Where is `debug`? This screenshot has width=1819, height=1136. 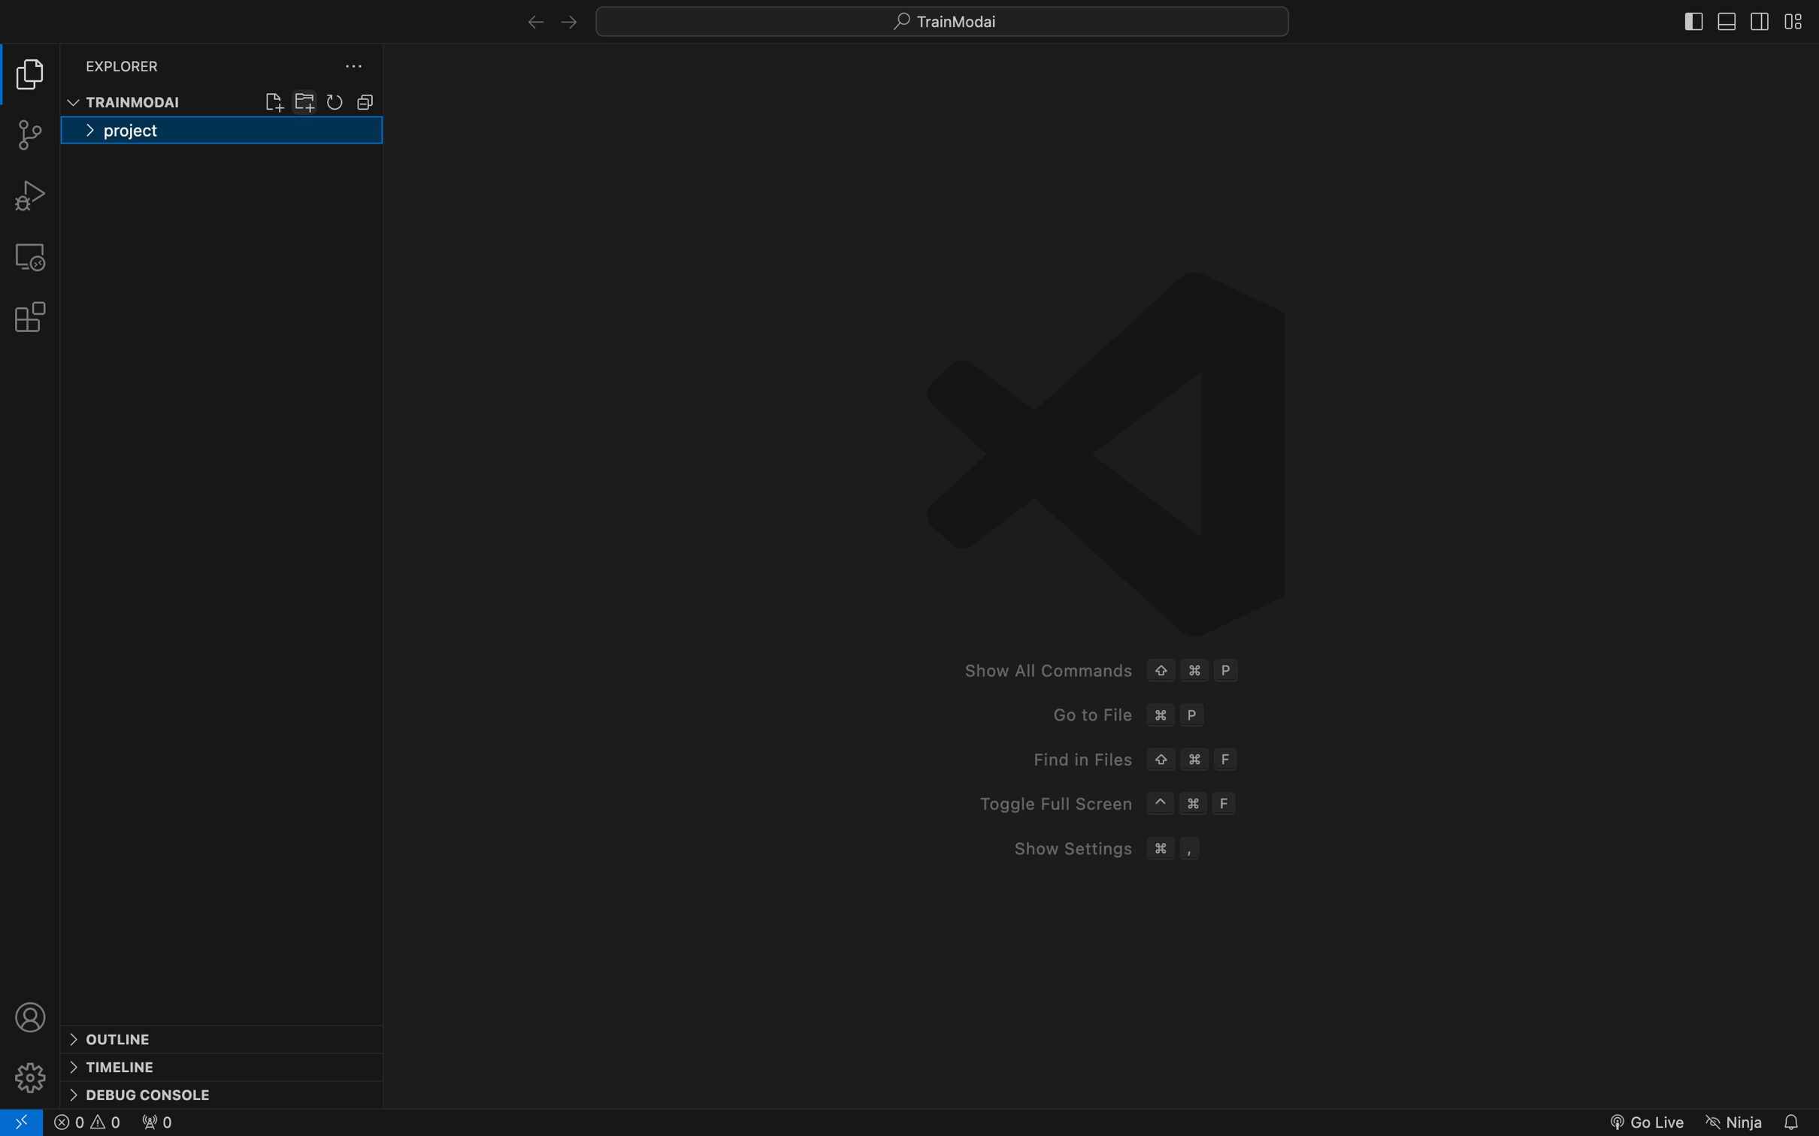
debug is located at coordinates (29, 195).